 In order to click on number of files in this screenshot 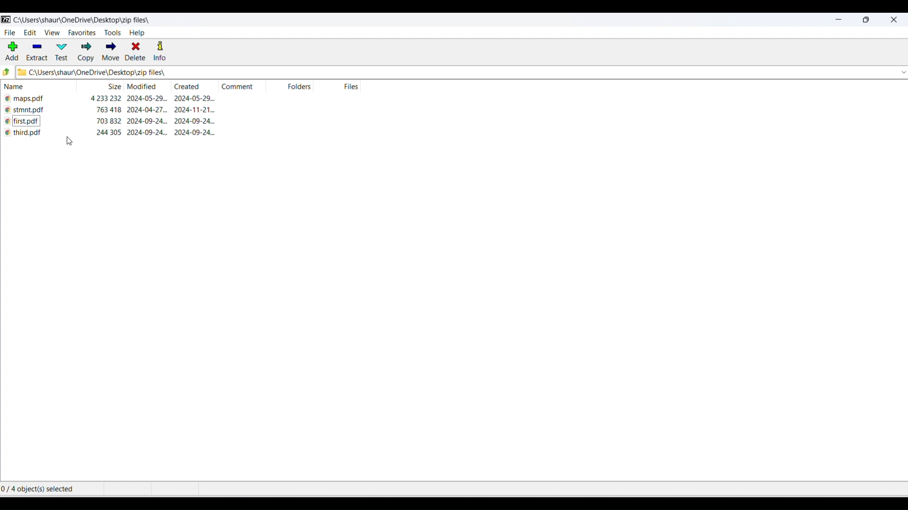, I will do `click(353, 87)`.